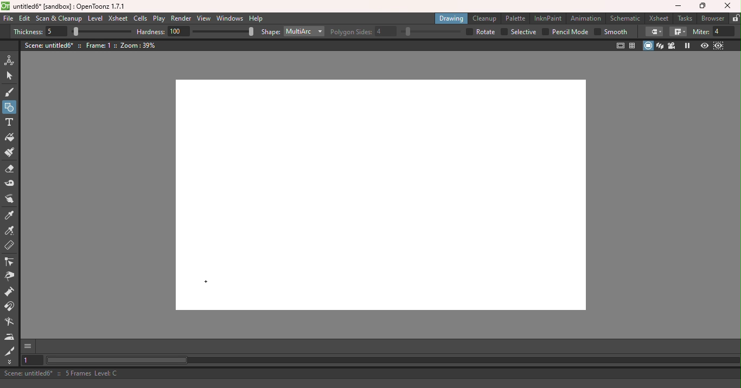 The image size is (741, 388). I want to click on Set the current frame, so click(32, 361).